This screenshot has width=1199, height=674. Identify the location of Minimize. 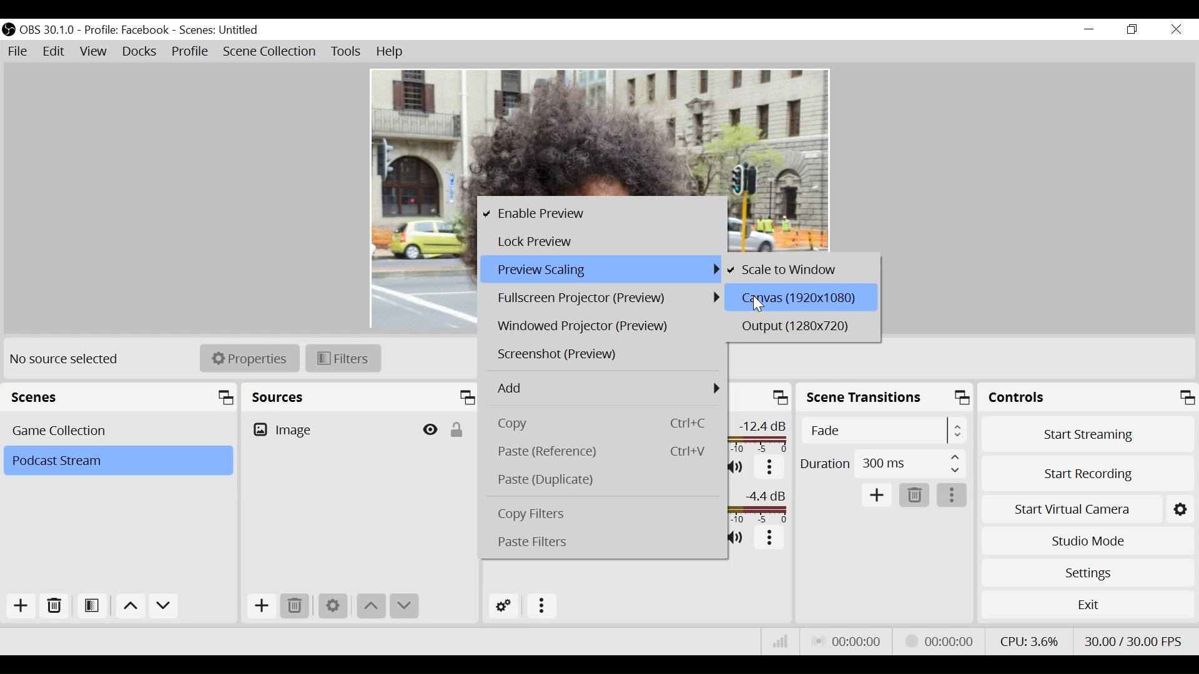
(1091, 29).